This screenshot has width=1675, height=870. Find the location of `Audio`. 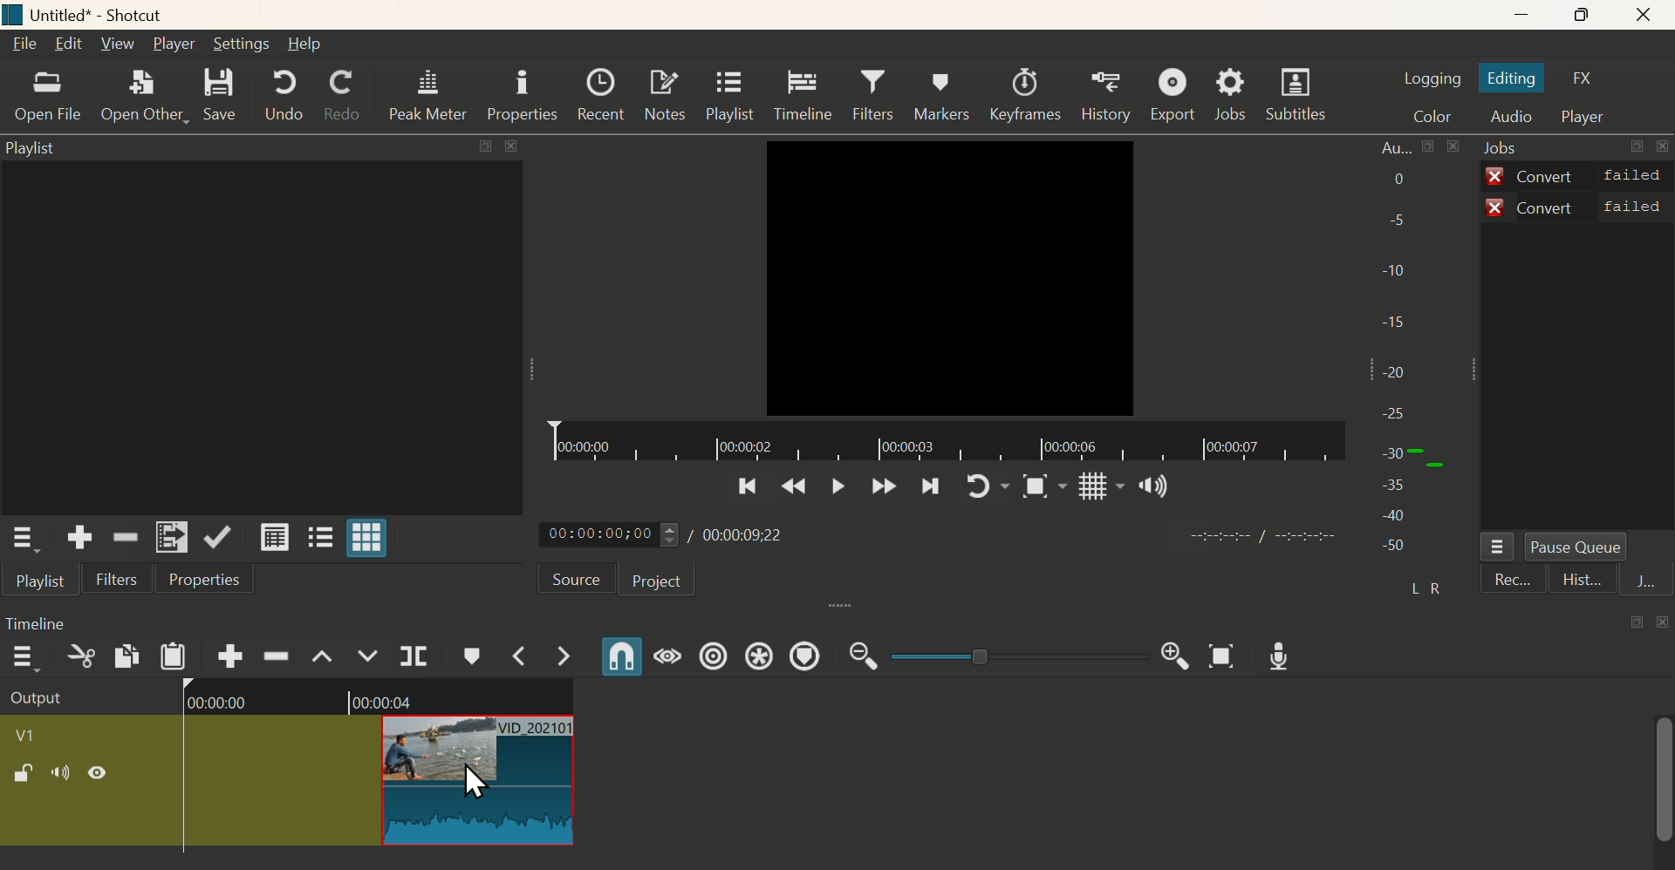

Audio is located at coordinates (1513, 117).